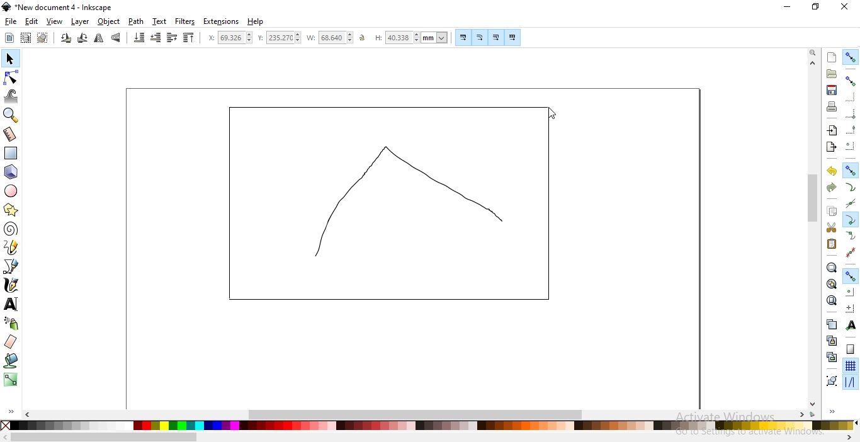  What do you see at coordinates (139, 37) in the screenshot?
I see `lower selection to bottom` at bounding box center [139, 37].